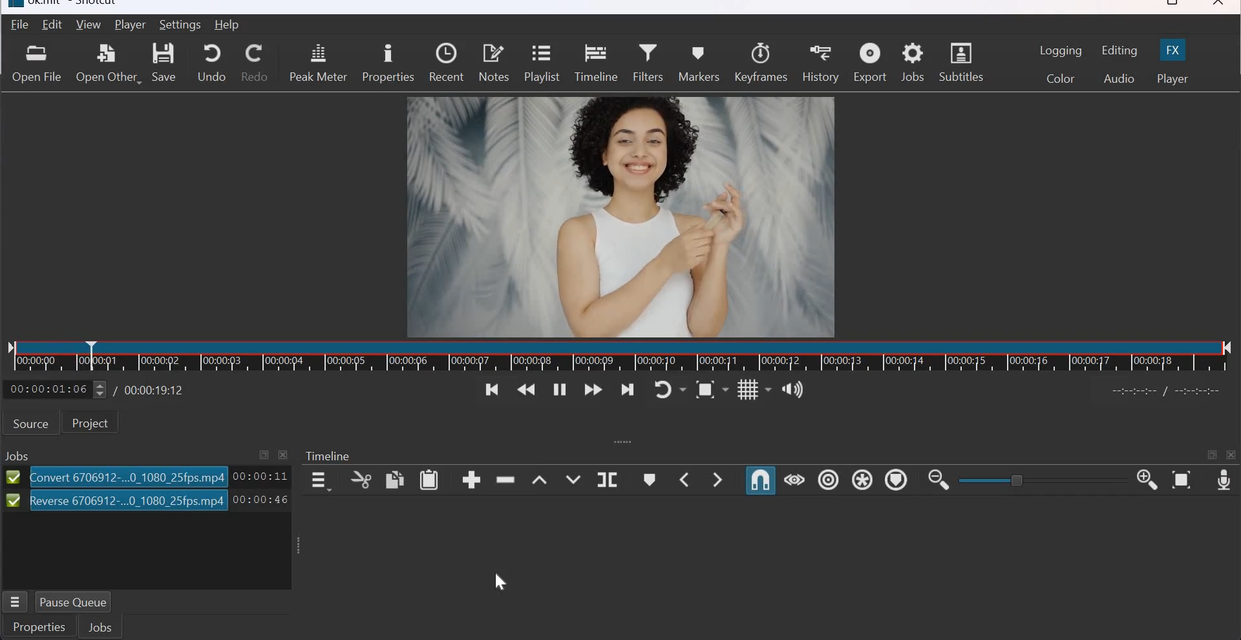  I want to click on cut, so click(363, 480).